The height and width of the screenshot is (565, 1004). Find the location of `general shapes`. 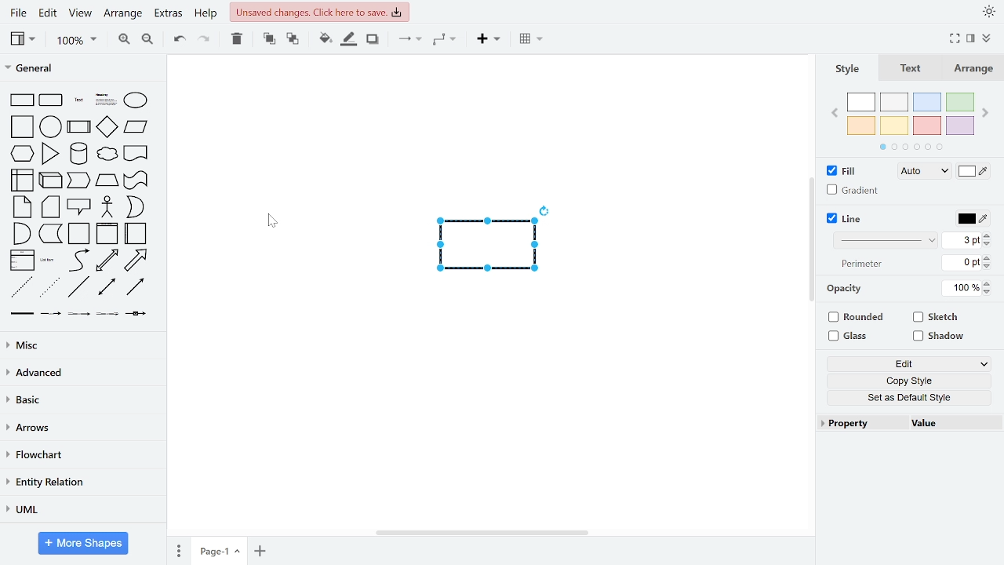

general shapes is located at coordinates (23, 312).